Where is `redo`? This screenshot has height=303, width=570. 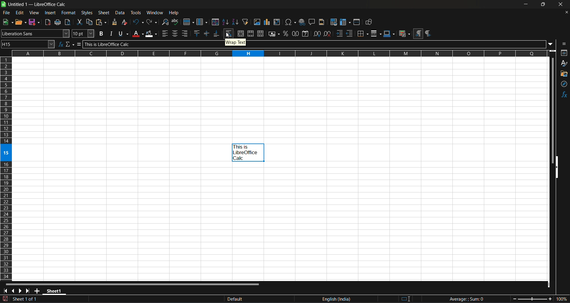
redo is located at coordinates (152, 23).